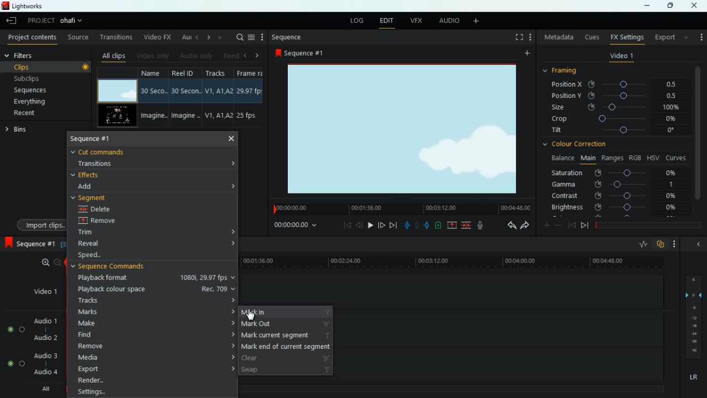 This screenshot has height=398, width=707. Describe the element at coordinates (669, 6) in the screenshot. I see `maximize` at that location.